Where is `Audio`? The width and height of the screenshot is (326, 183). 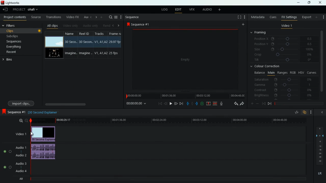 Audio is located at coordinates (6, 167).